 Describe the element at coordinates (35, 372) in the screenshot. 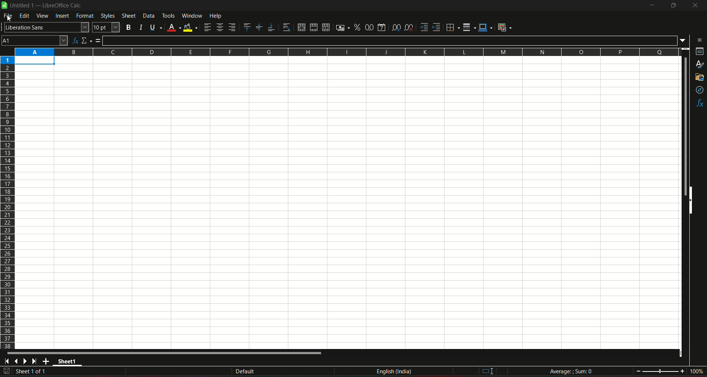

I see `sheet number` at that location.